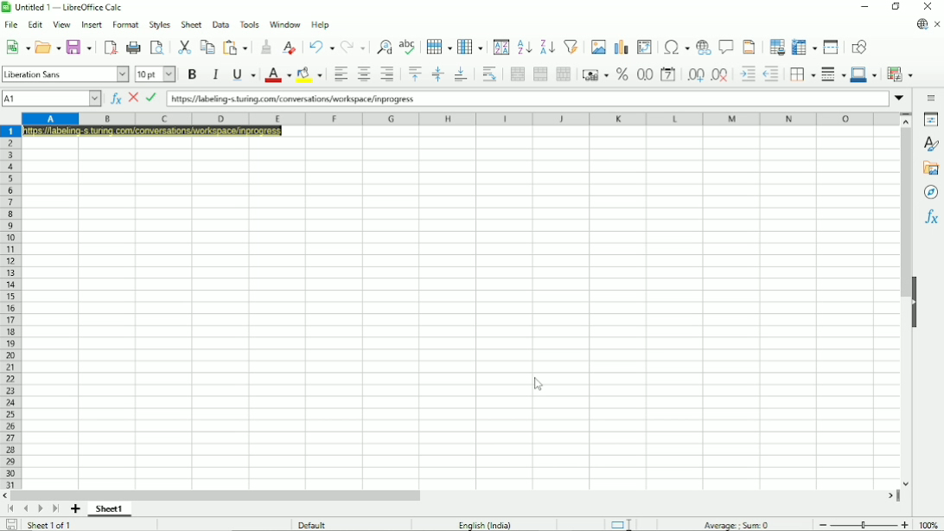 Image resolution: width=944 pixels, height=531 pixels. I want to click on Tools, so click(250, 23).